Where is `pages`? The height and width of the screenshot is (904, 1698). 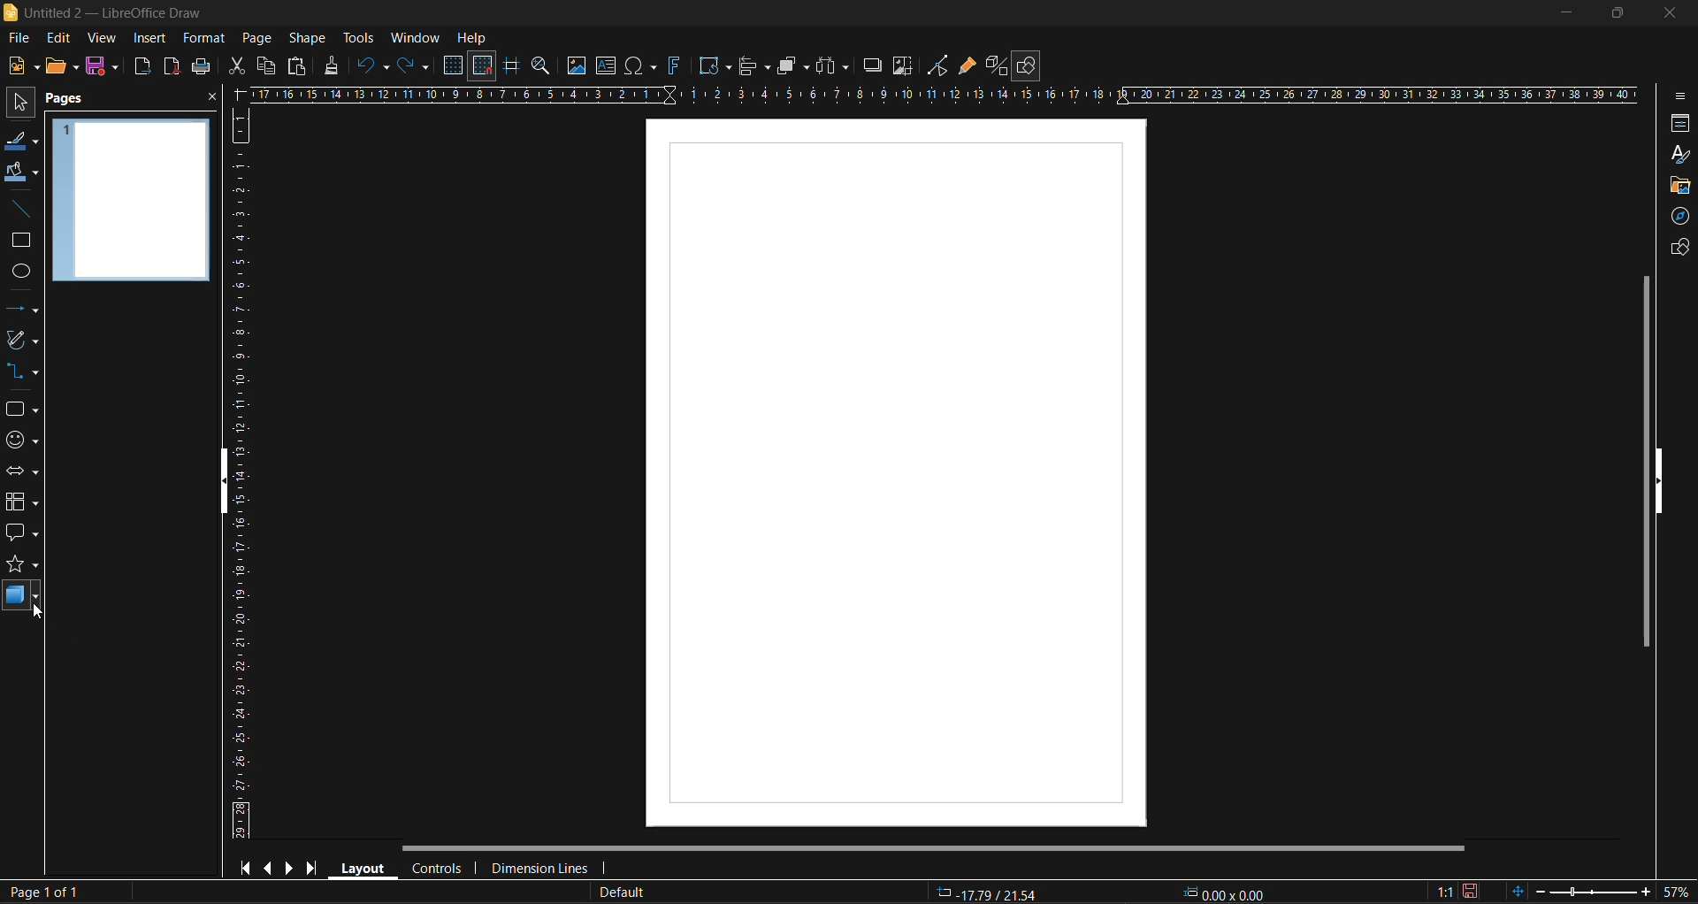
pages is located at coordinates (70, 99).